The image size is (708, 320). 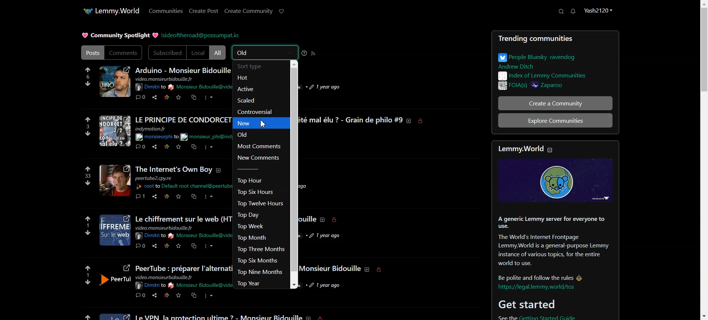 What do you see at coordinates (324, 236) in the screenshot?
I see `` at bounding box center [324, 236].